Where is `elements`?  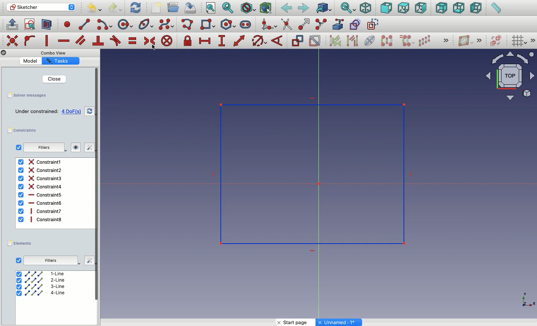
elements is located at coordinates (21, 244).